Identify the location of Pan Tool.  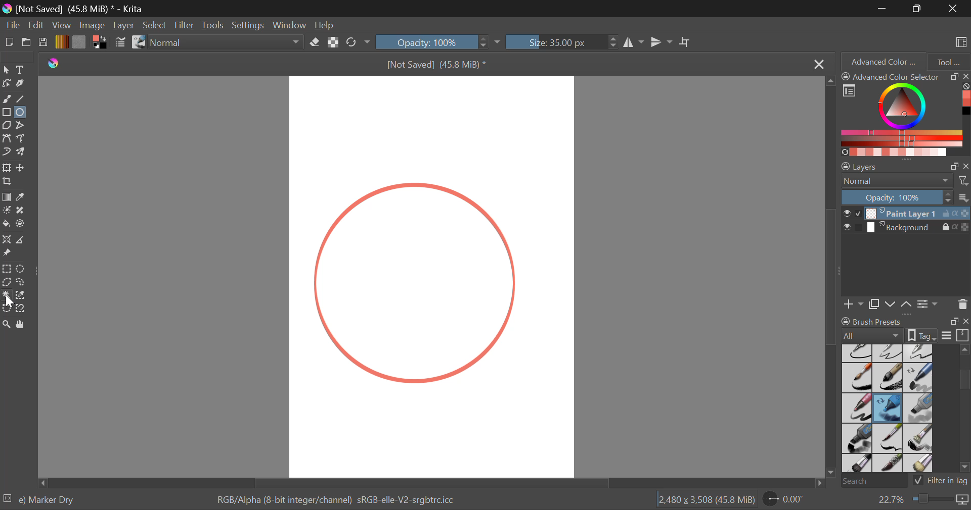
(22, 324).